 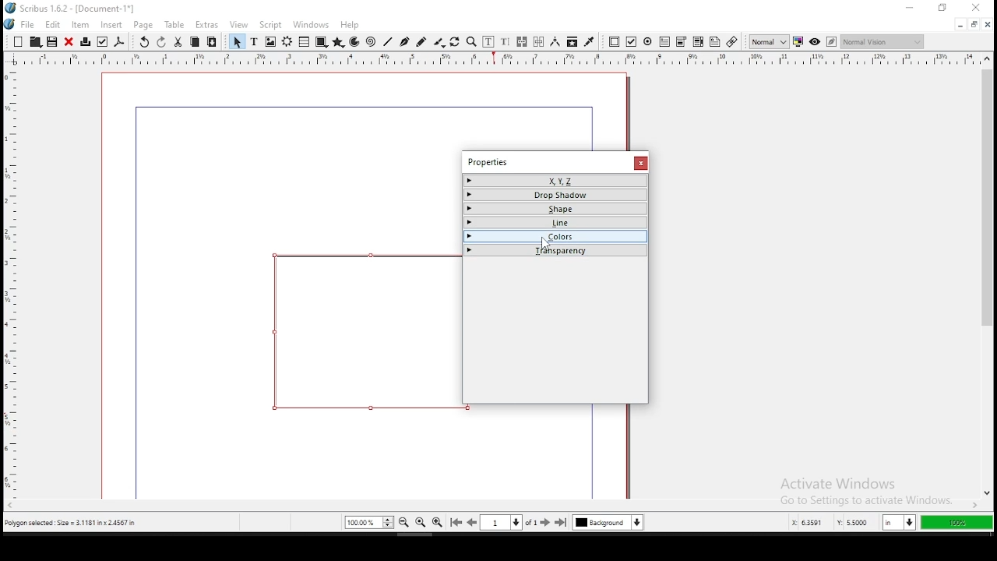 I want to click on shape, so click(x=361, y=332).